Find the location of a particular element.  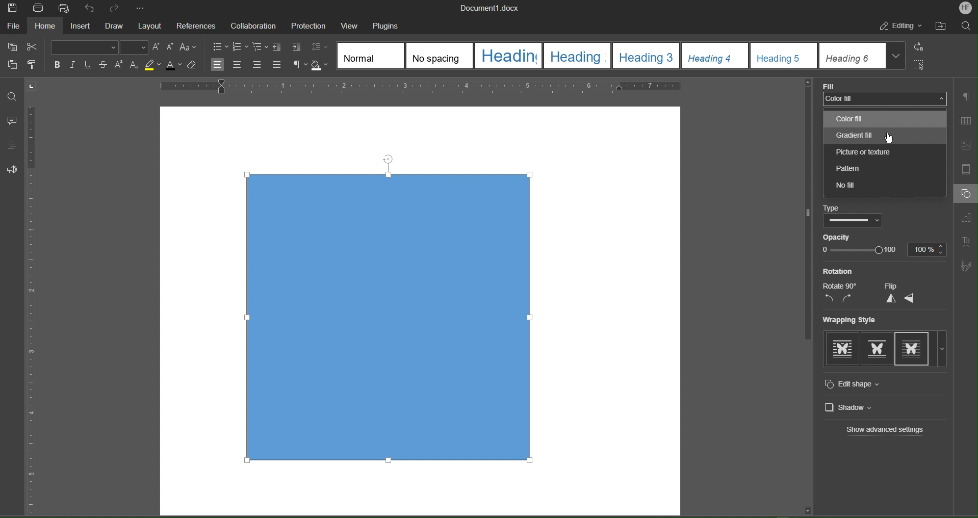

Show advanced settings is located at coordinates (883, 430).